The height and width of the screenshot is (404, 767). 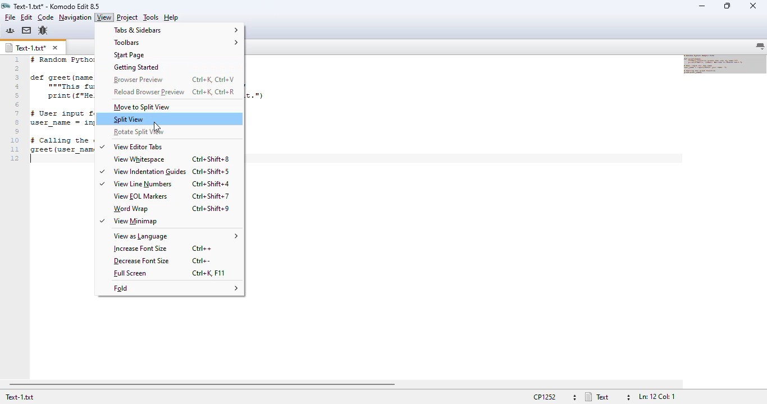 What do you see at coordinates (45, 17) in the screenshot?
I see `code` at bounding box center [45, 17].